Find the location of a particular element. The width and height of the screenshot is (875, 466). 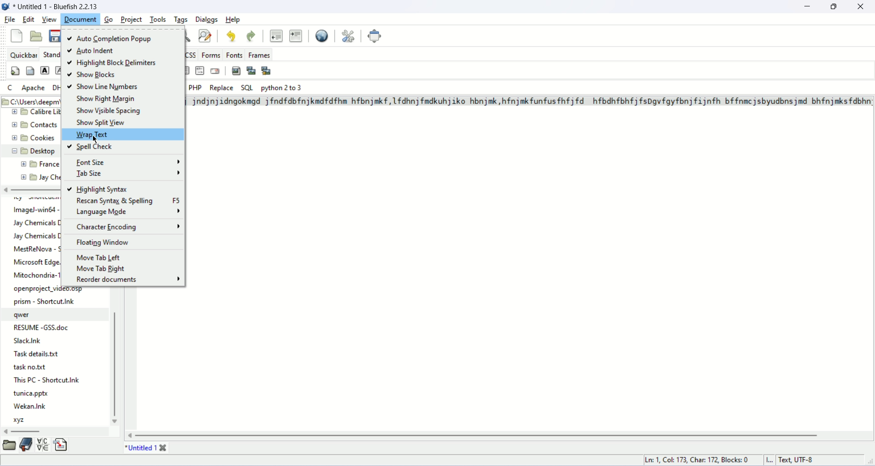

floating window is located at coordinates (105, 243).